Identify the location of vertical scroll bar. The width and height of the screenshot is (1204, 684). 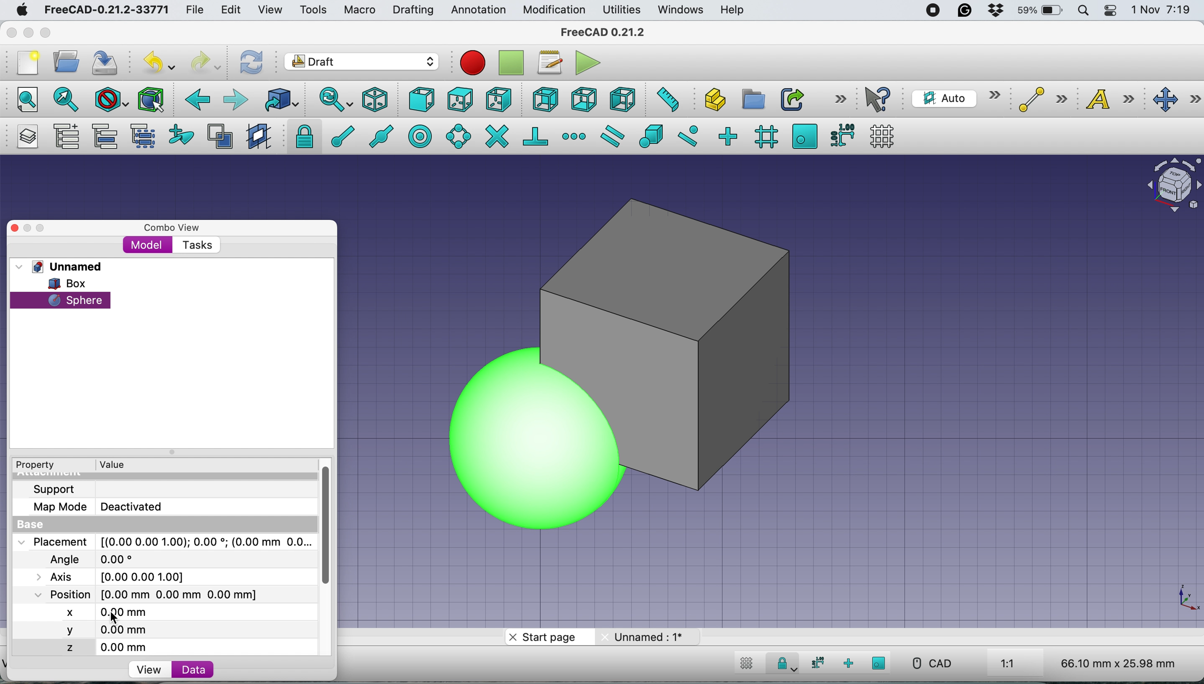
(334, 527).